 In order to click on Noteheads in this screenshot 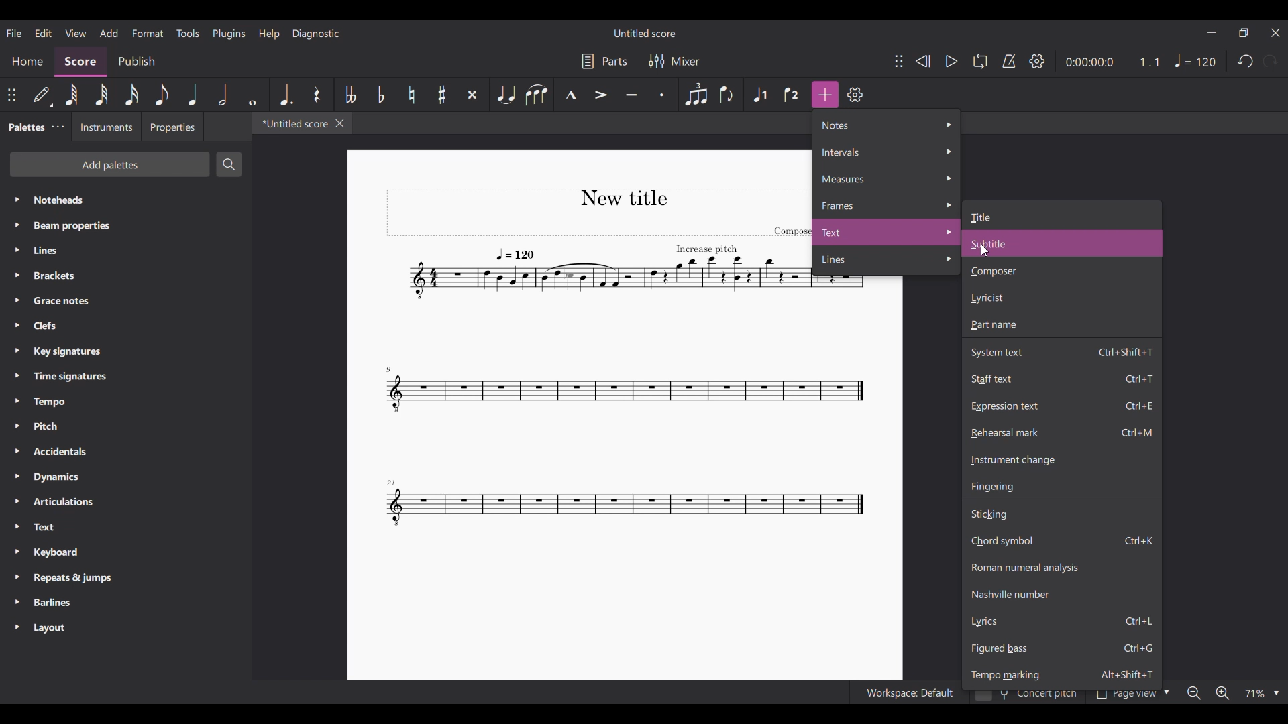, I will do `click(126, 200)`.